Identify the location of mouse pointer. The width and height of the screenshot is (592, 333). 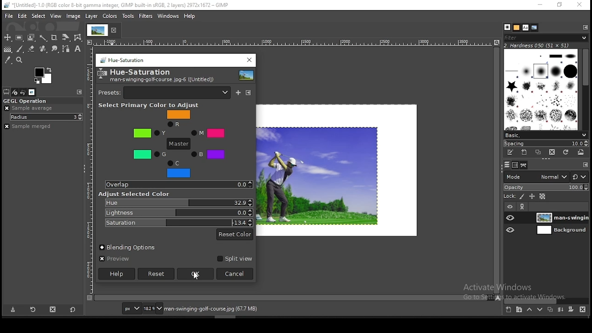
(196, 276).